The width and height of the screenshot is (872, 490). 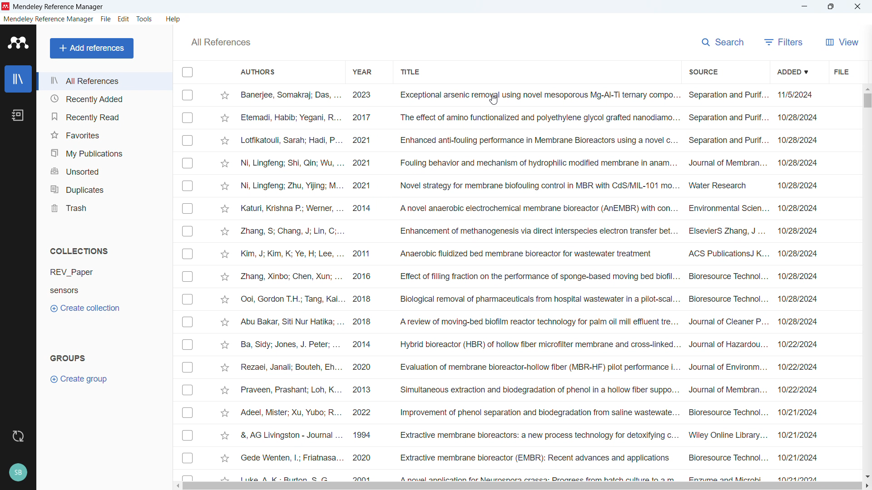 What do you see at coordinates (292, 162) in the screenshot?
I see `ni,lingfeng;shi,qin,wu` at bounding box center [292, 162].